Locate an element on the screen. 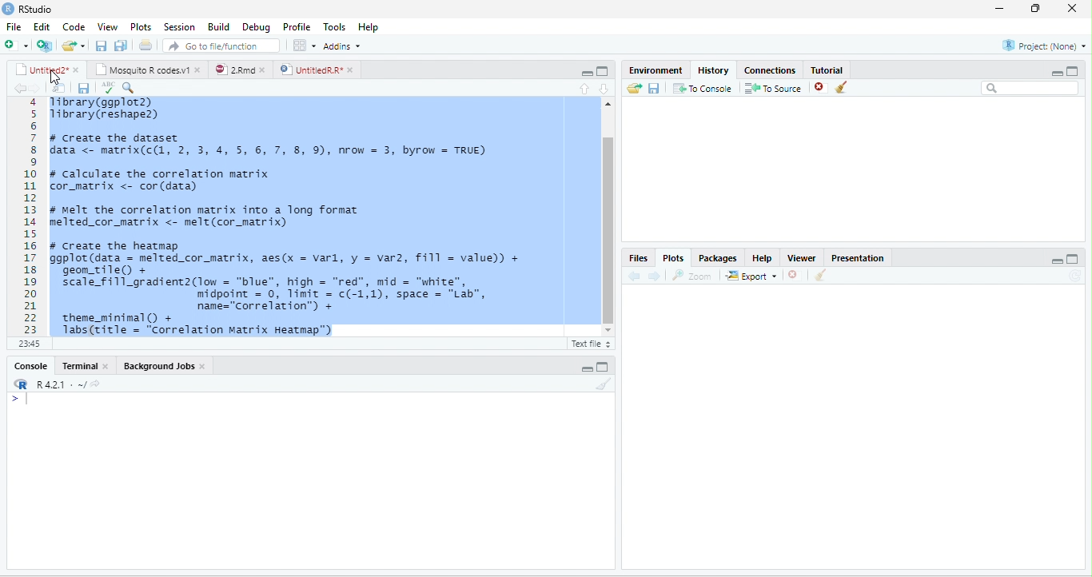 This screenshot has height=577, width=1092. history is located at coordinates (711, 69).